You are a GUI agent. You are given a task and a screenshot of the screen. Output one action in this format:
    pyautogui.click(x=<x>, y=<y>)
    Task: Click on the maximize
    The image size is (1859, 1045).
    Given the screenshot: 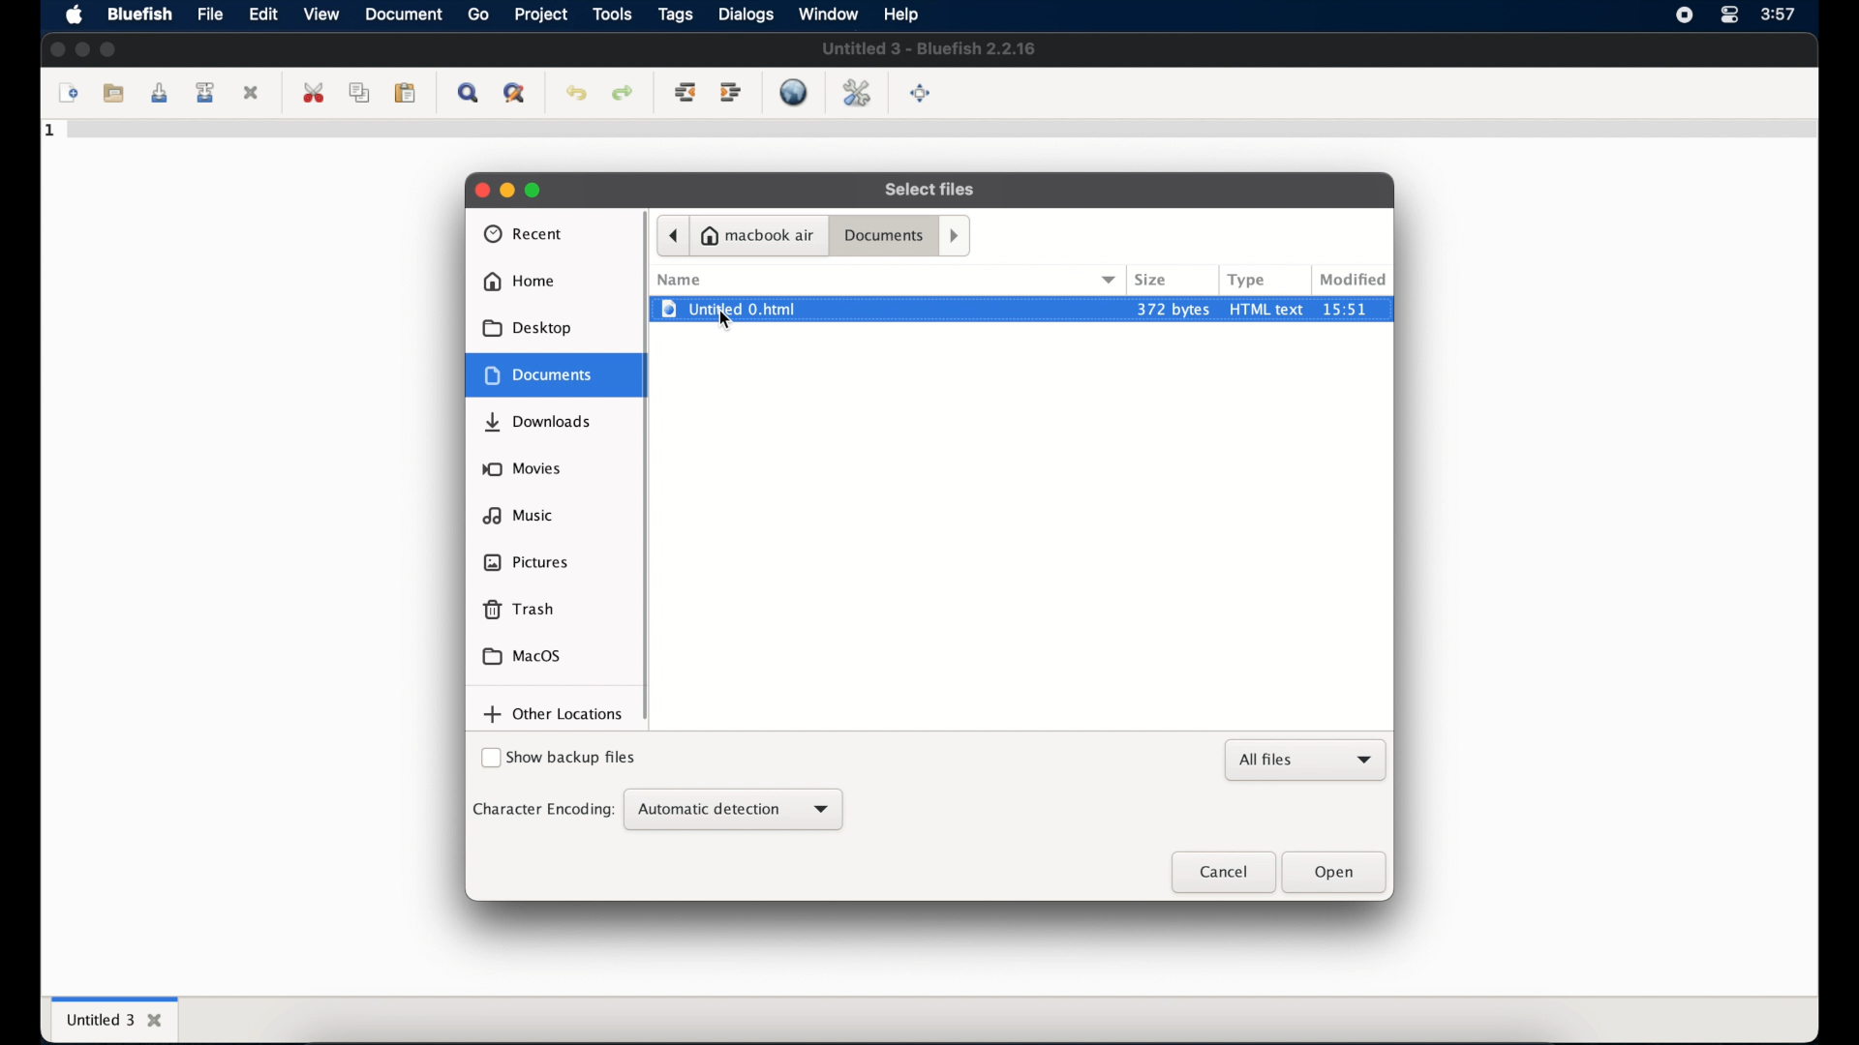 What is the action you would take?
    pyautogui.click(x=108, y=48)
    